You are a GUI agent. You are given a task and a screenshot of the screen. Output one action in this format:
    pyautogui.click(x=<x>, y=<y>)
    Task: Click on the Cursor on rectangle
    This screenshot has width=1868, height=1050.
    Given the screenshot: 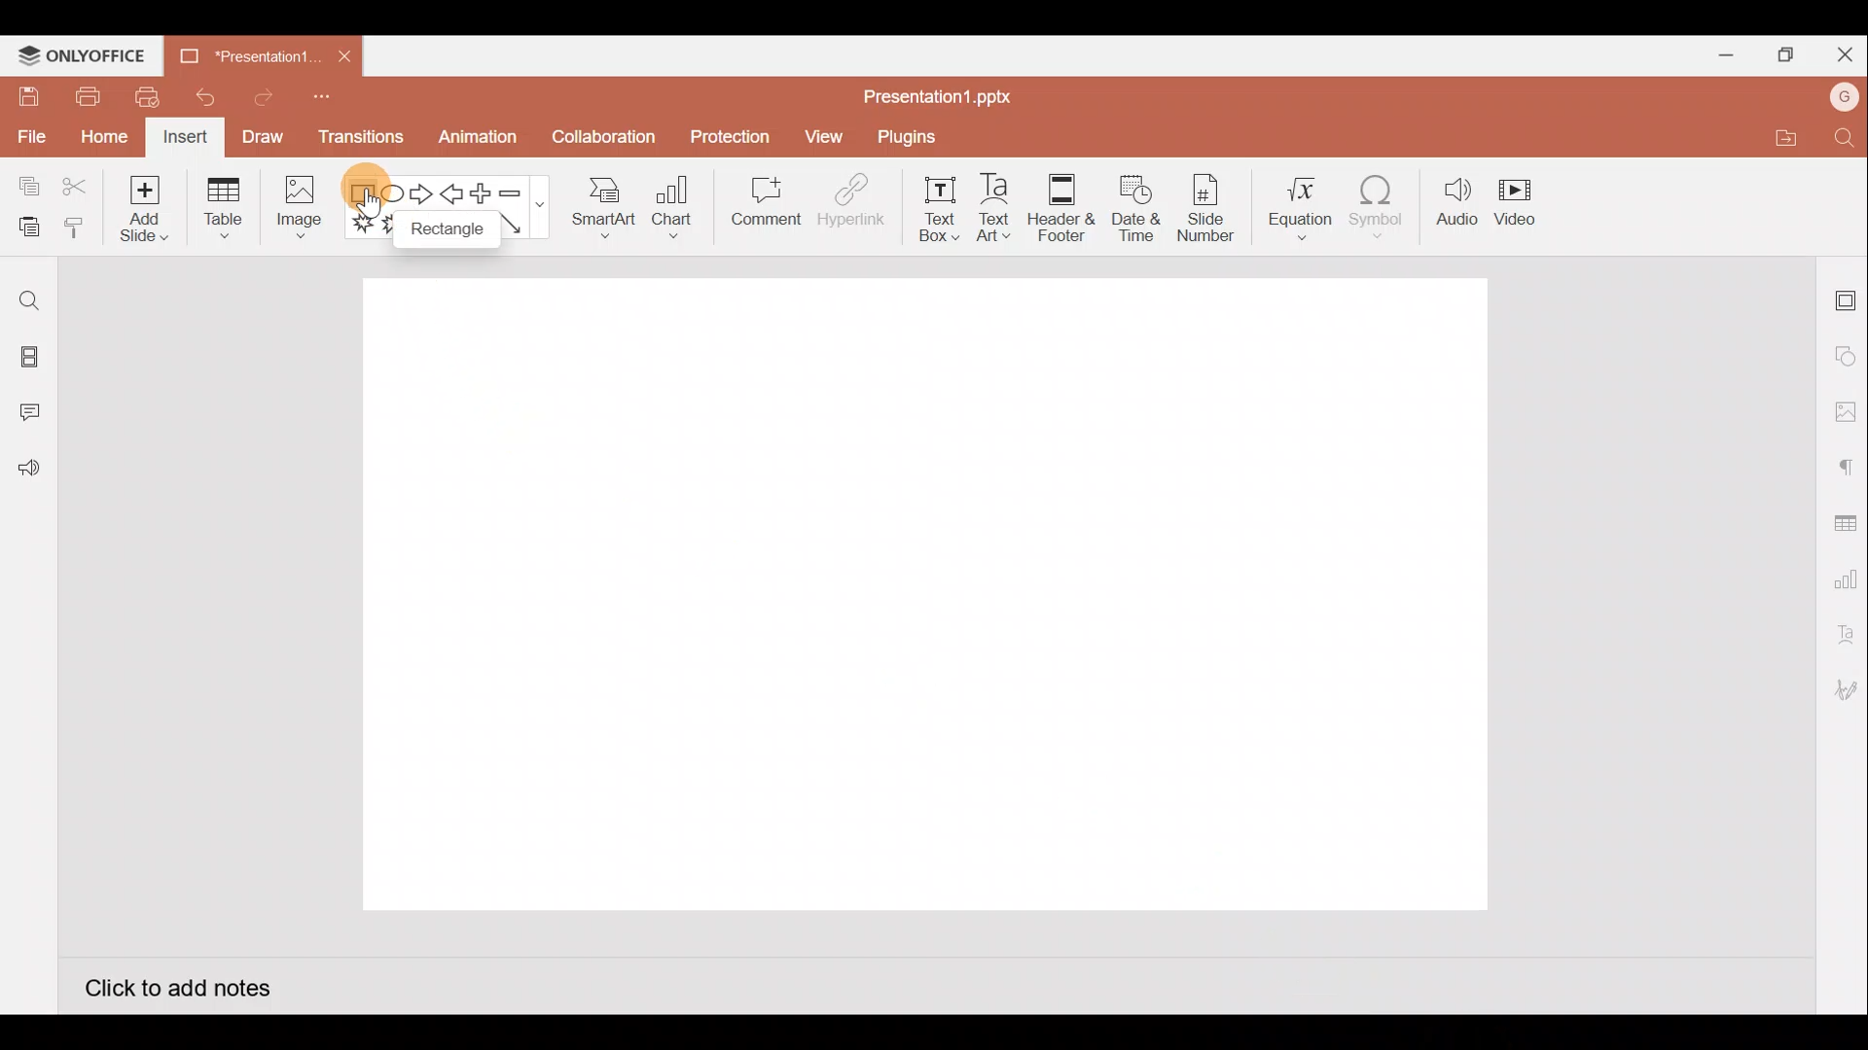 What is the action you would take?
    pyautogui.click(x=362, y=175)
    